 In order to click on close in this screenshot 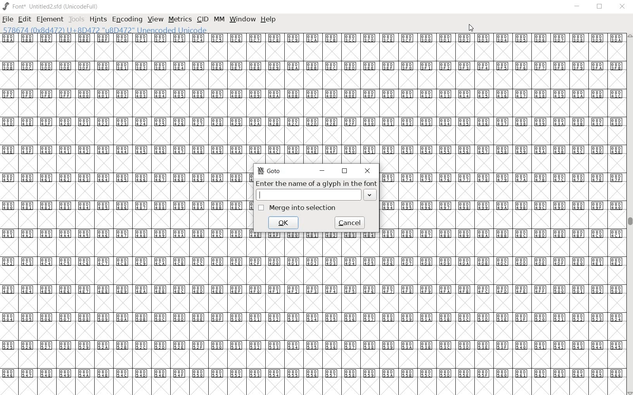, I will do `click(622, 7)`.